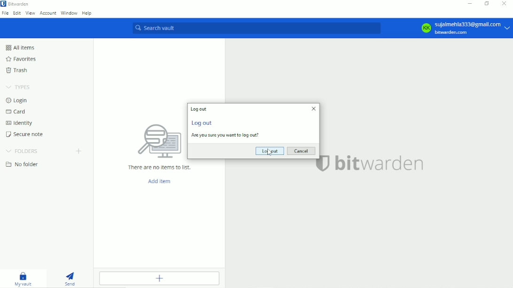 The width and height of the screenshot is (513, 288). I want to click on Card, so click(18, 112).